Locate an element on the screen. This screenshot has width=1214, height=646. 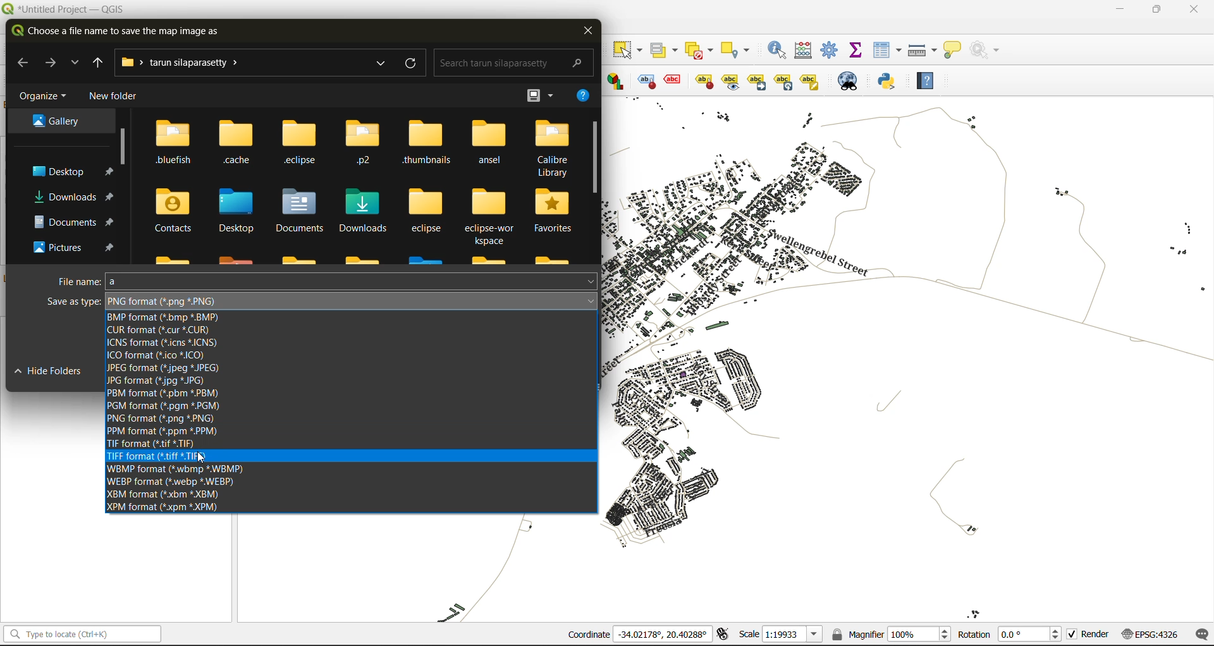
pgm is located at coordinates (164, 406).